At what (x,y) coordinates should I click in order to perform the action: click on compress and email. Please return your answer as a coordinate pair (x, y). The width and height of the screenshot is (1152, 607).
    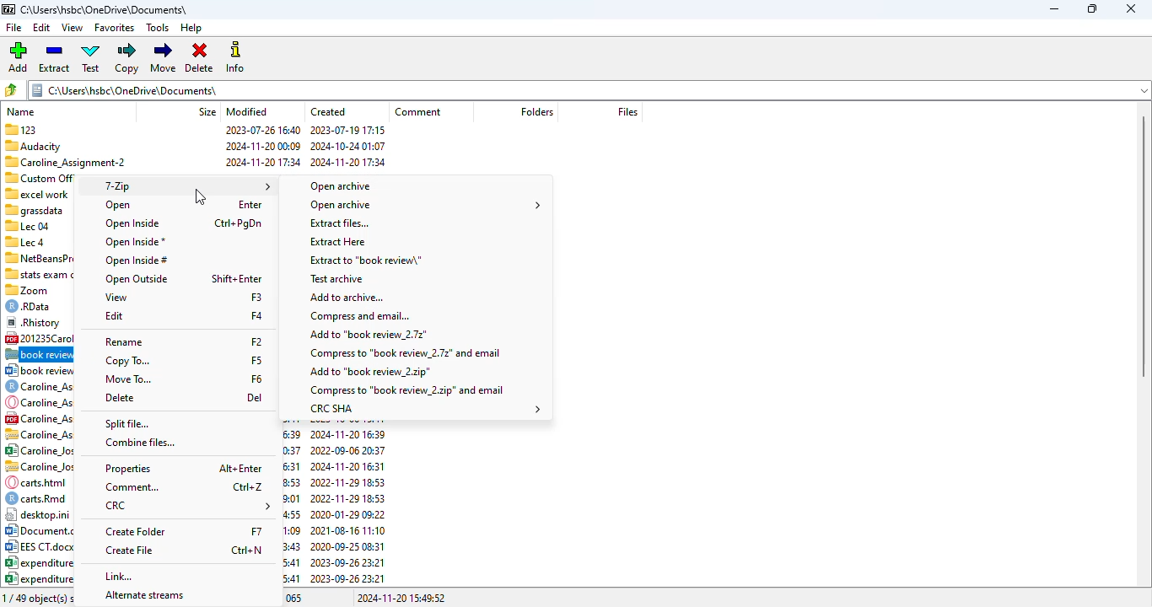
    Looking at the image, I should click on (357, 315).